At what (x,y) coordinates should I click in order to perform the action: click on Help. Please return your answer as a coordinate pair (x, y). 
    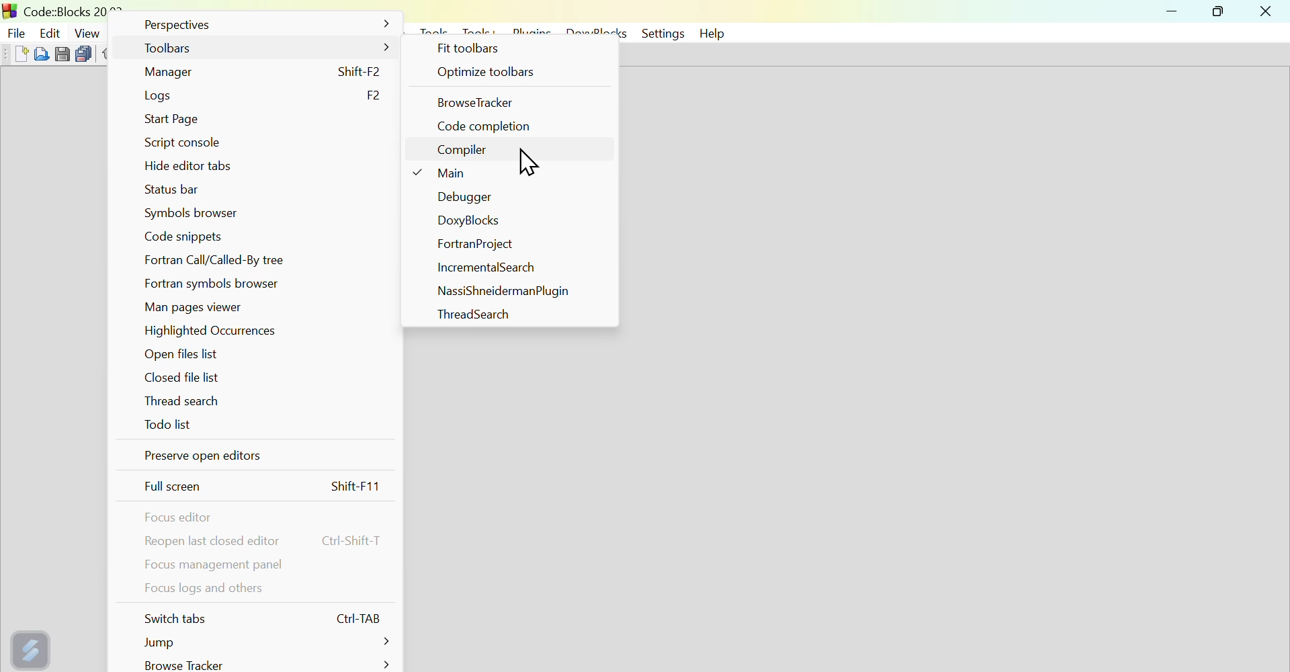
    Looking at the image, I should click on (715, 33).